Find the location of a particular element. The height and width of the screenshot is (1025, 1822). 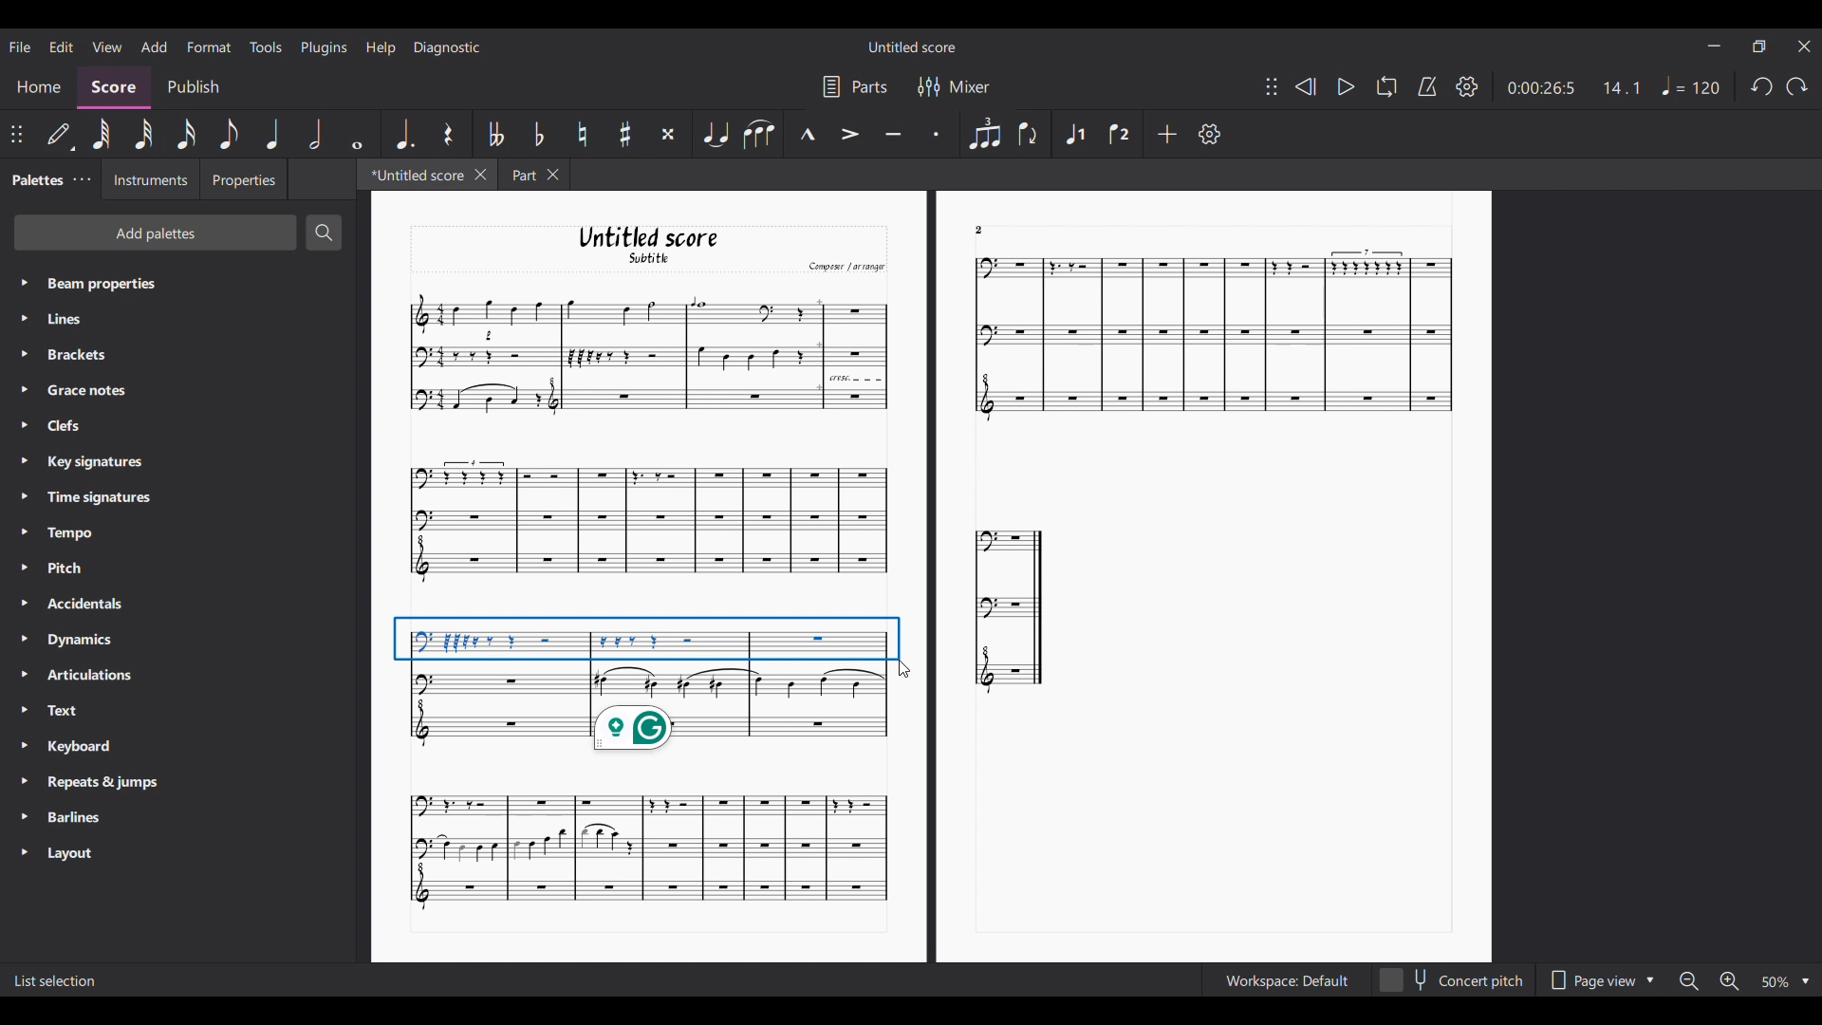

Change position is located at coordinates (17, 135).